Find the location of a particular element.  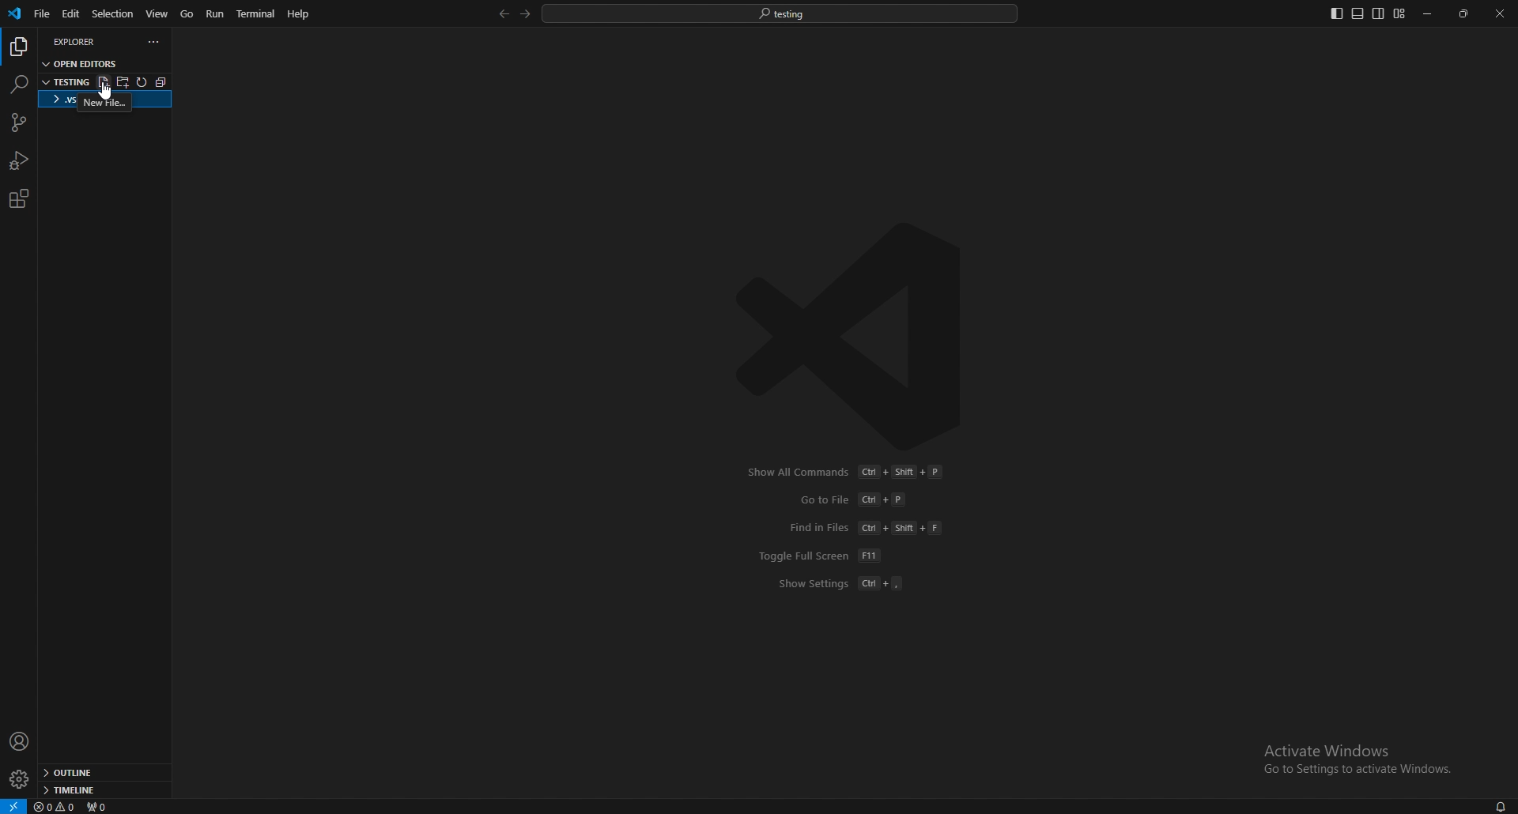

extension is located at coordinates (18, 198).